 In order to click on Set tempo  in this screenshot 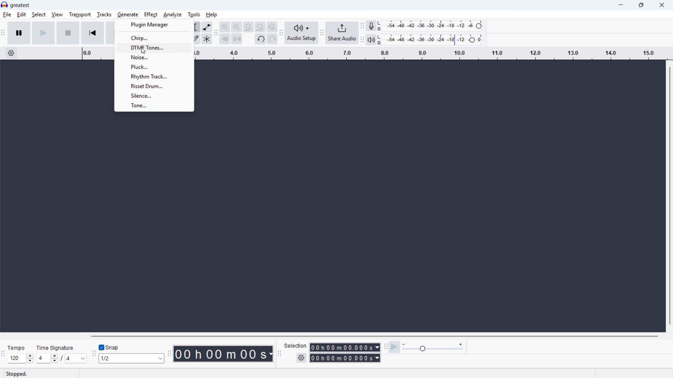, I will do `click(20, 359)`.